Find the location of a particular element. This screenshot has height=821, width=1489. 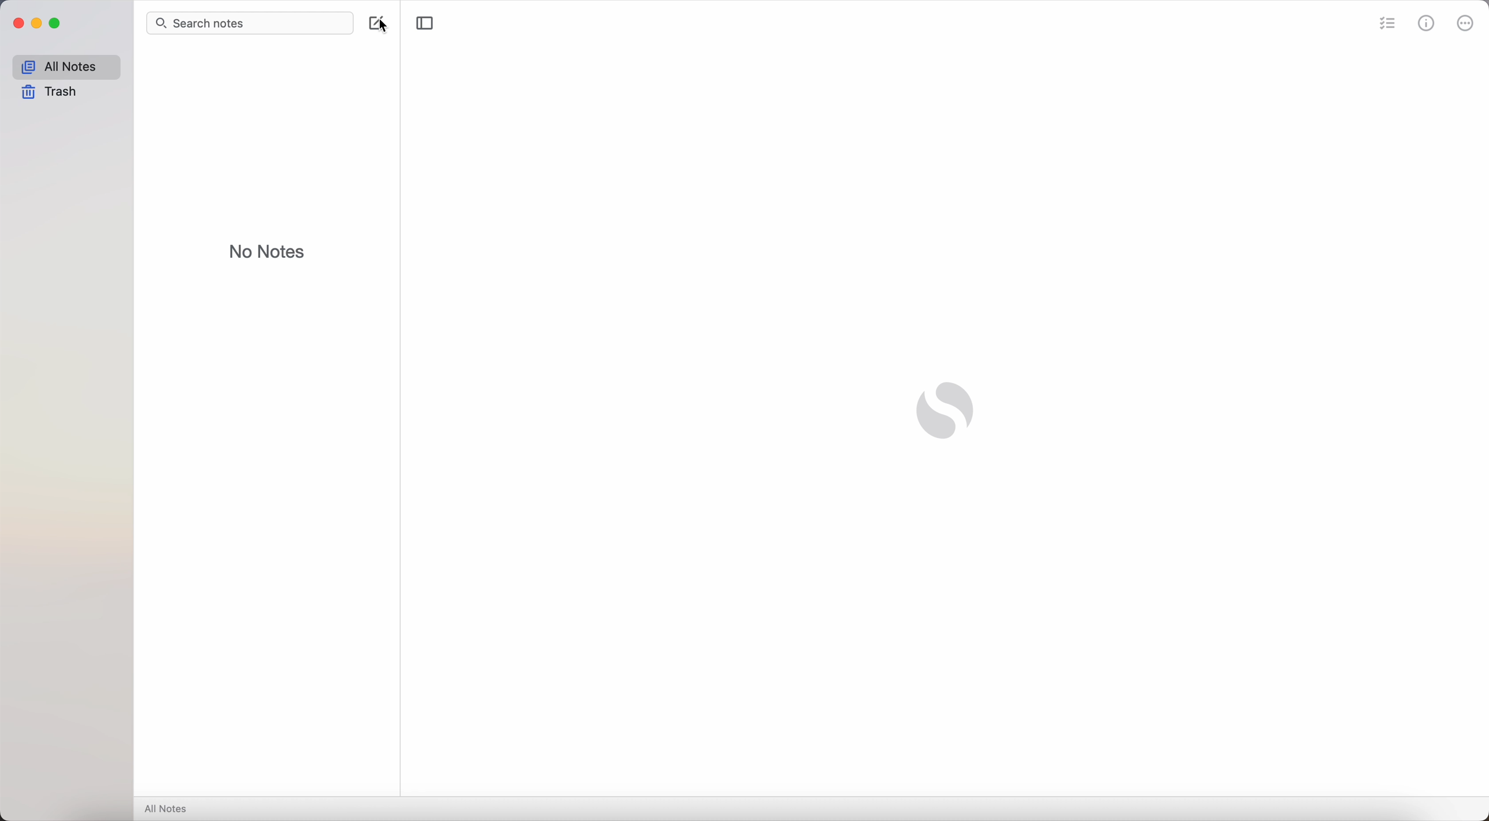

Simplenote is located at coordinates (944, 411).